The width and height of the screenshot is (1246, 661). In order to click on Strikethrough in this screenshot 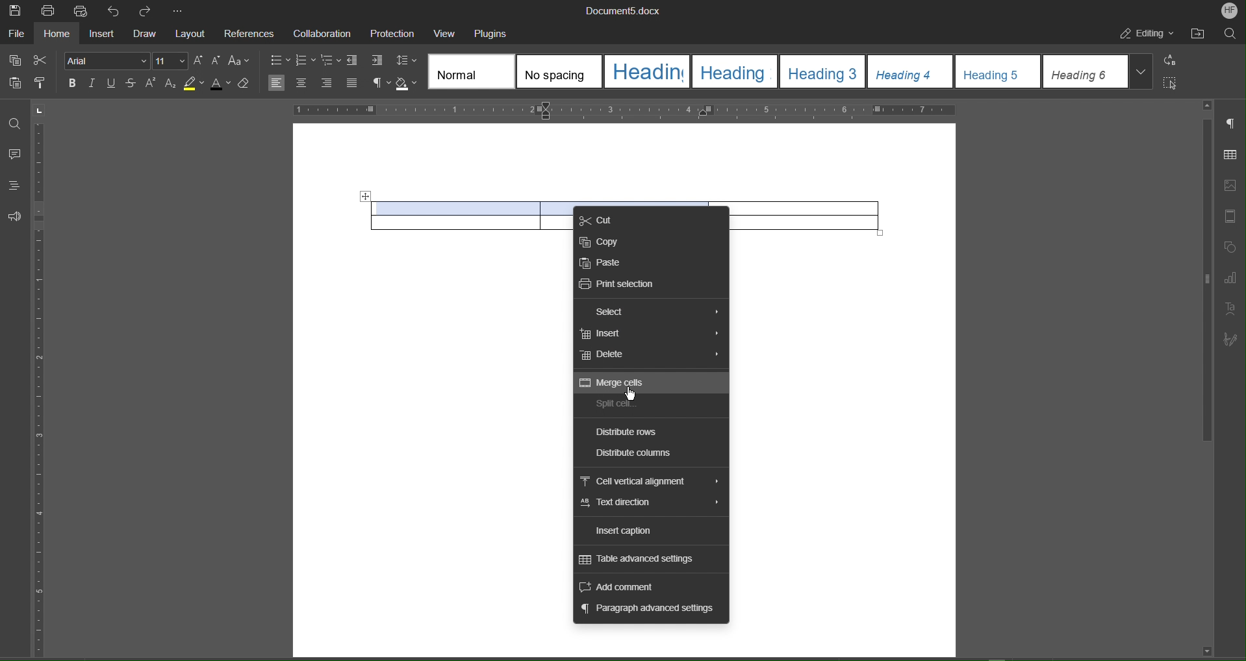, I will do `click(132, 84)`.